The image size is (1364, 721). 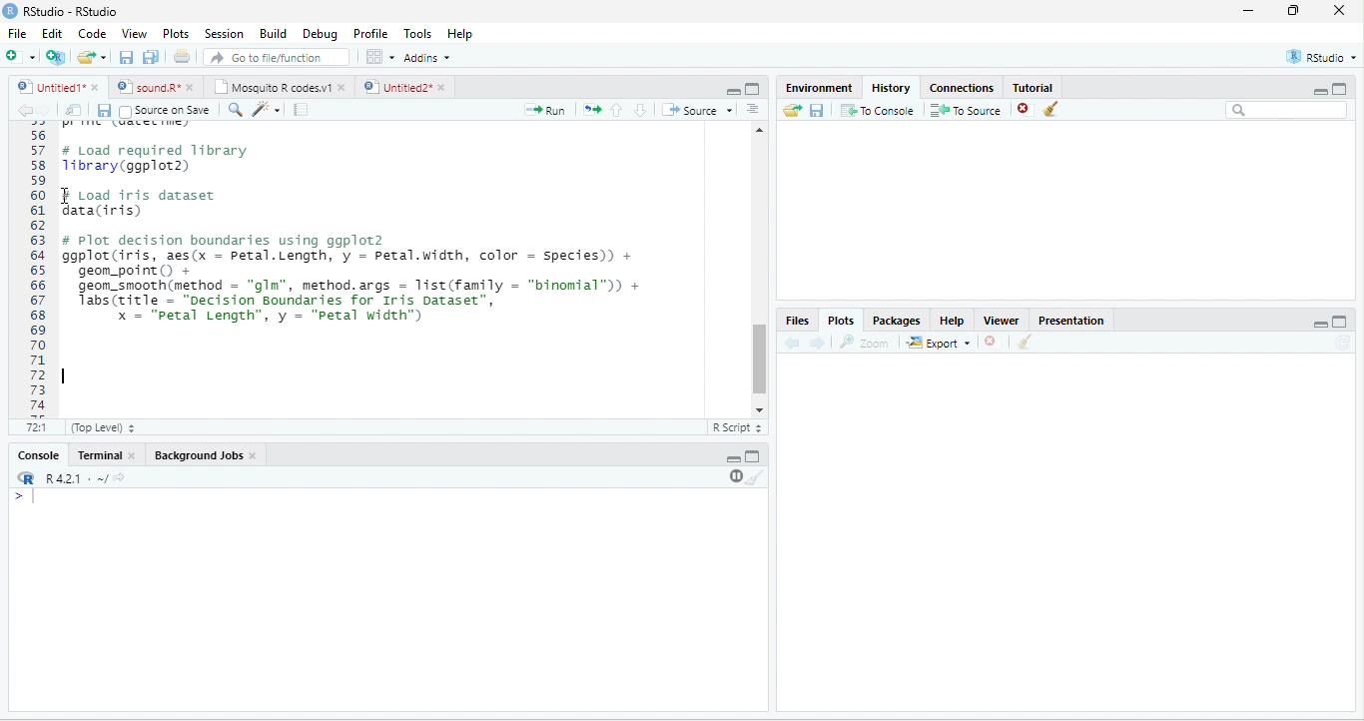 What do you see at coordinates (20, 56) in the screenshot?
I see `new file` at bounding box center [20, 56].